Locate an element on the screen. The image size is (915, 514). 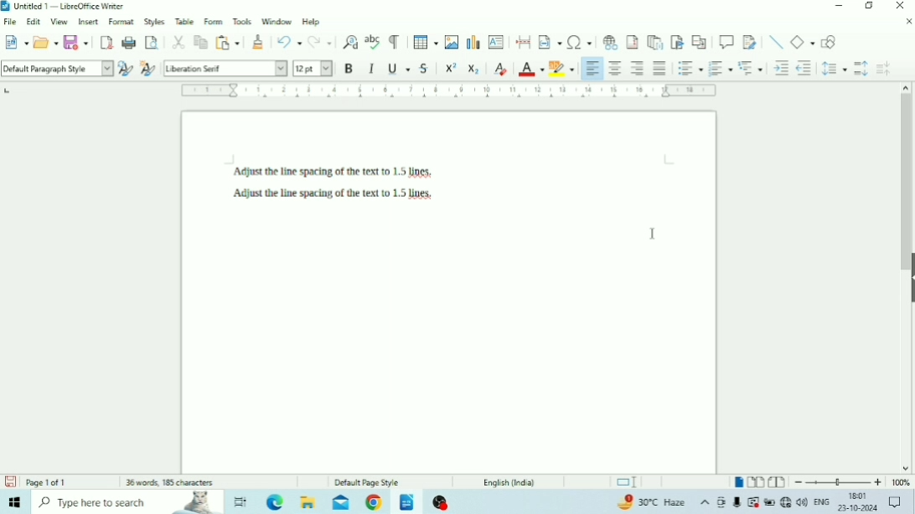
Cursor is located at coordinates (653, 235).